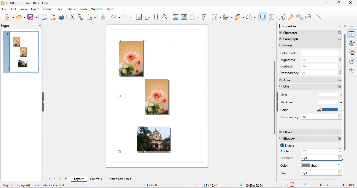 This screenshot has width=357, height=188. What do you see at coordinates (209, 185) in the screenshot?
I see `1.71/2.44` at bounding box center [209, 185].